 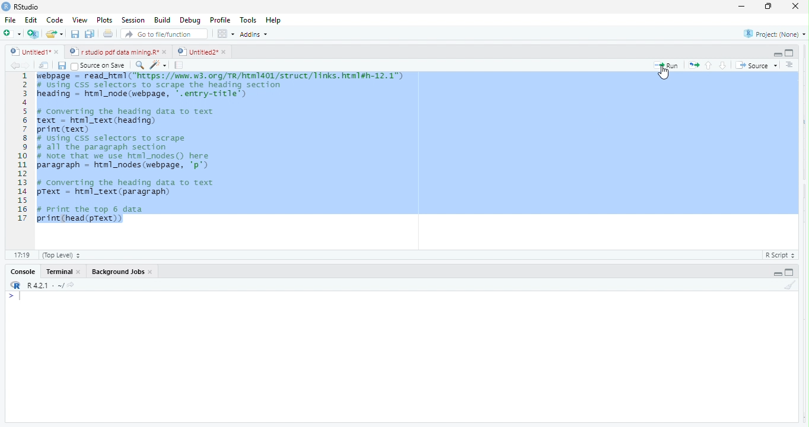 I want to click on View, so click(x=79, y=21).